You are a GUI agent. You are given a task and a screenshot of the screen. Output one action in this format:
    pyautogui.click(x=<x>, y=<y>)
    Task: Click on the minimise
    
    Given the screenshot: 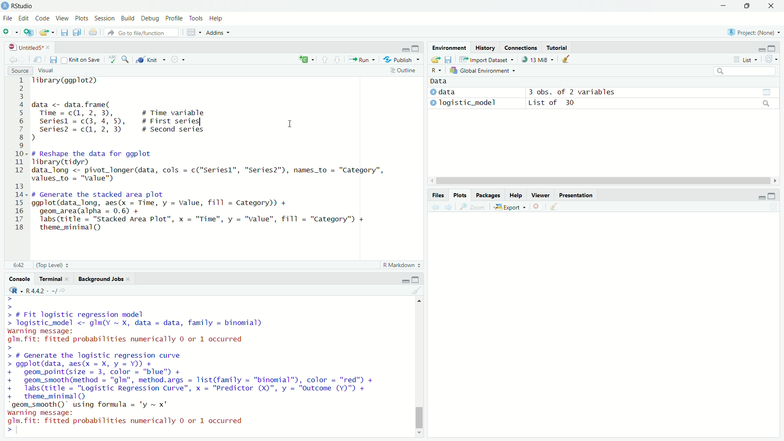 What is the action you would take?
    pyautogui.click(x=722, y=6)
    